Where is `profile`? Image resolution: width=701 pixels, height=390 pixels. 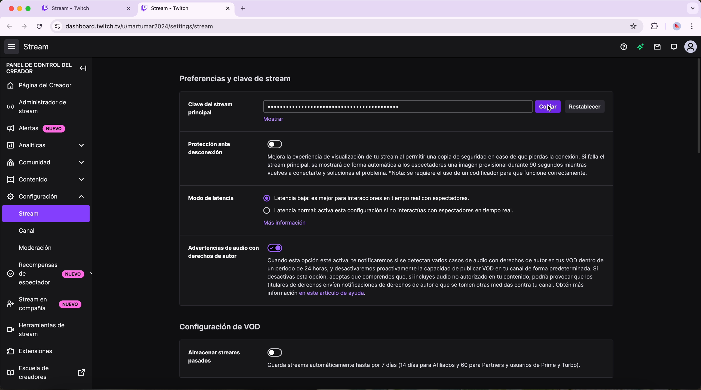
profile is located at coordinates (692, 46).